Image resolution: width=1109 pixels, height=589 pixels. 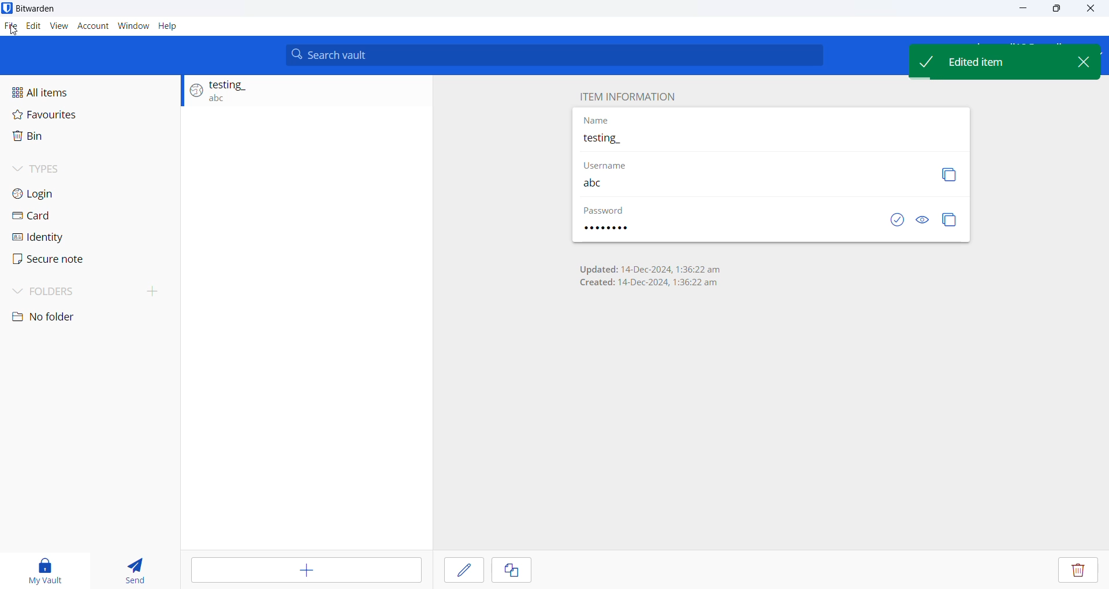 What do you see at coordinates (301, 94) in the screenshot?
I see `Login entry` at bounding box center [301, 94].